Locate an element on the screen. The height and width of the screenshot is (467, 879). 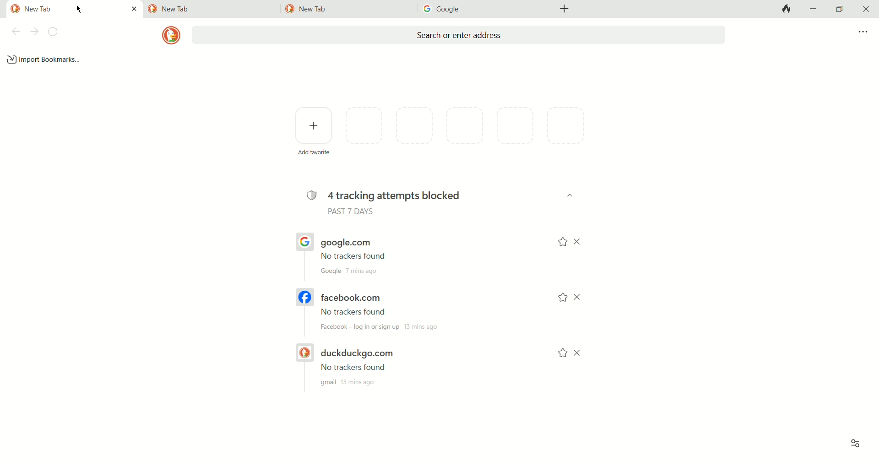
close is located at coordinates (864, 10).